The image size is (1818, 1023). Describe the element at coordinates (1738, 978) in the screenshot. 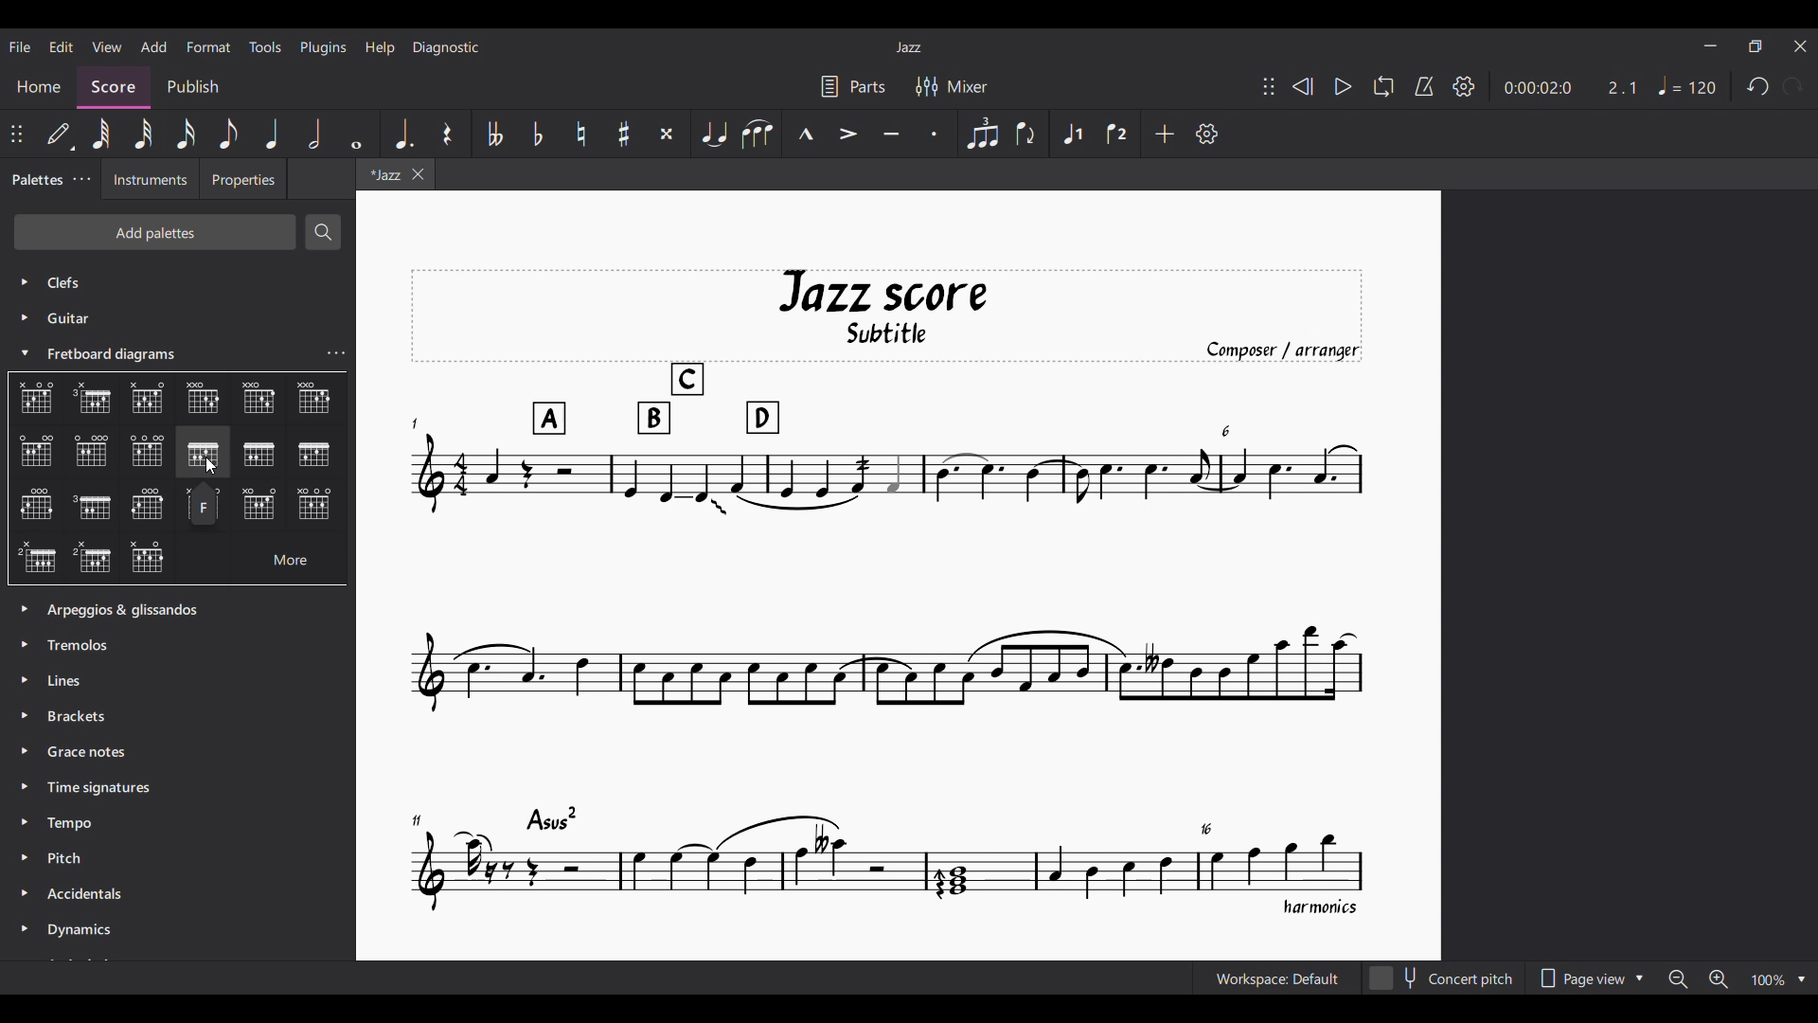

I see `Zoom options` at that location.